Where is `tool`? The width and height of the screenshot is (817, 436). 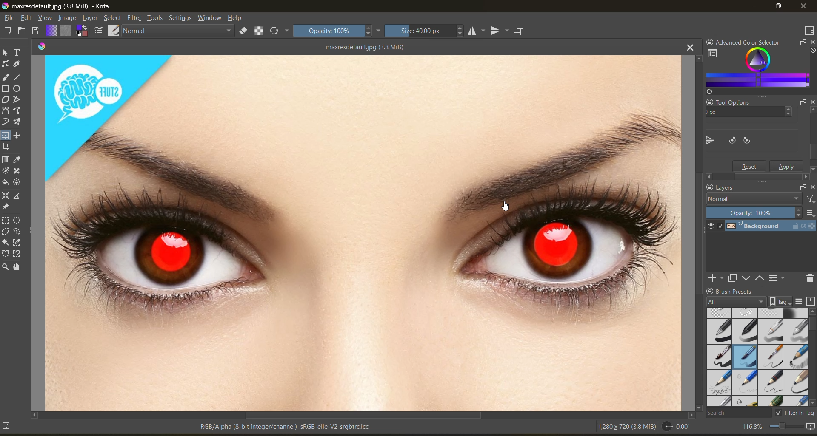
tool is located at coordinates (18, 77).